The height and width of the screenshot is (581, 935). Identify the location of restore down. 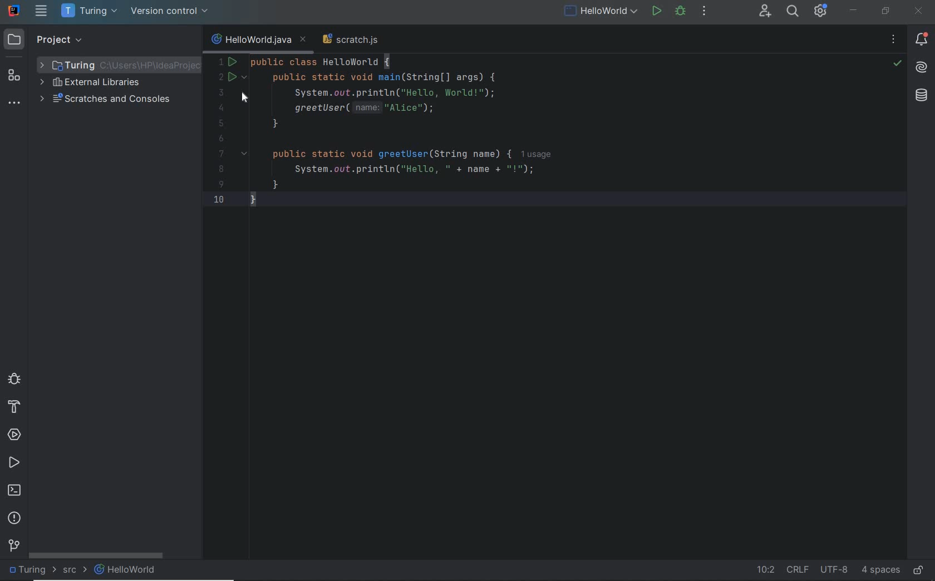
(885, 12).